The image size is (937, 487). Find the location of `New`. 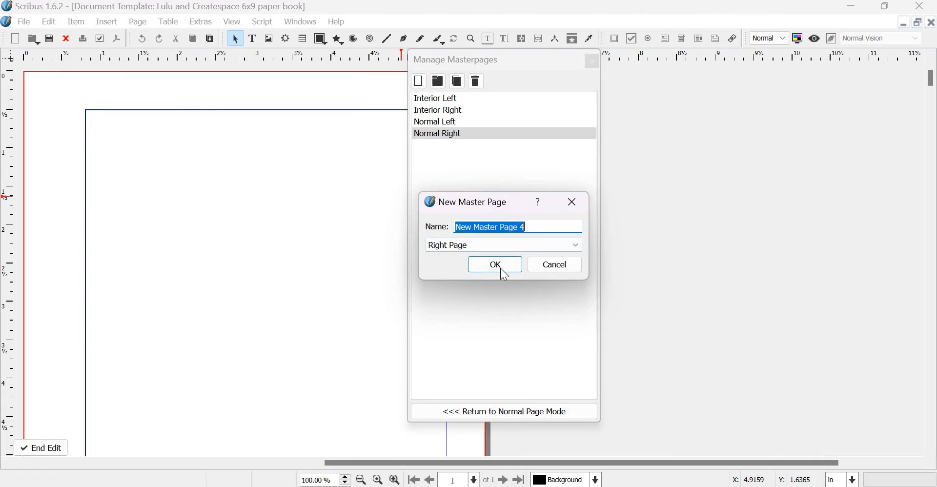

New is located at coordinates (15, 38).